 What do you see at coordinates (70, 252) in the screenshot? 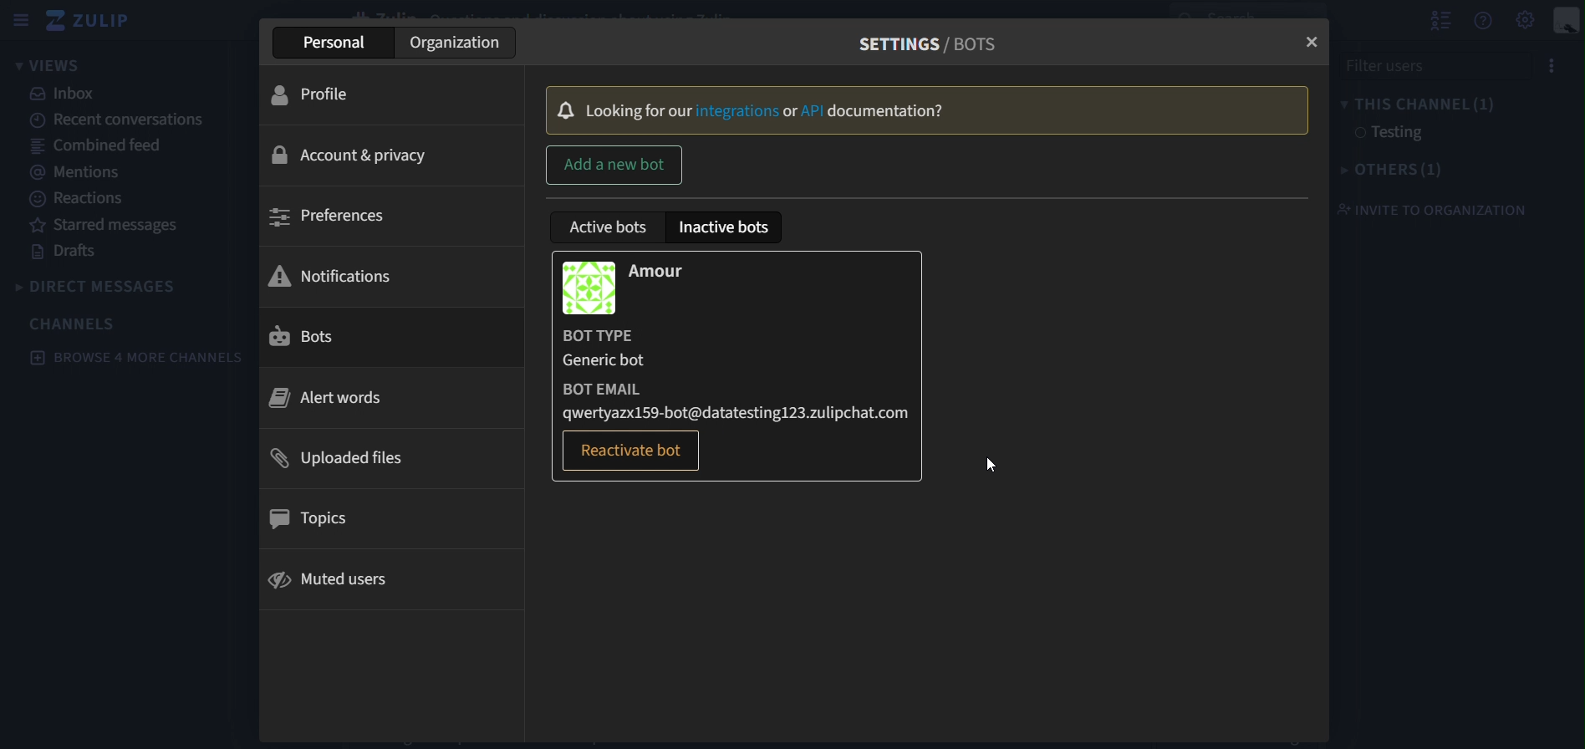
I see `drafts` at bounding box center [70, 252].